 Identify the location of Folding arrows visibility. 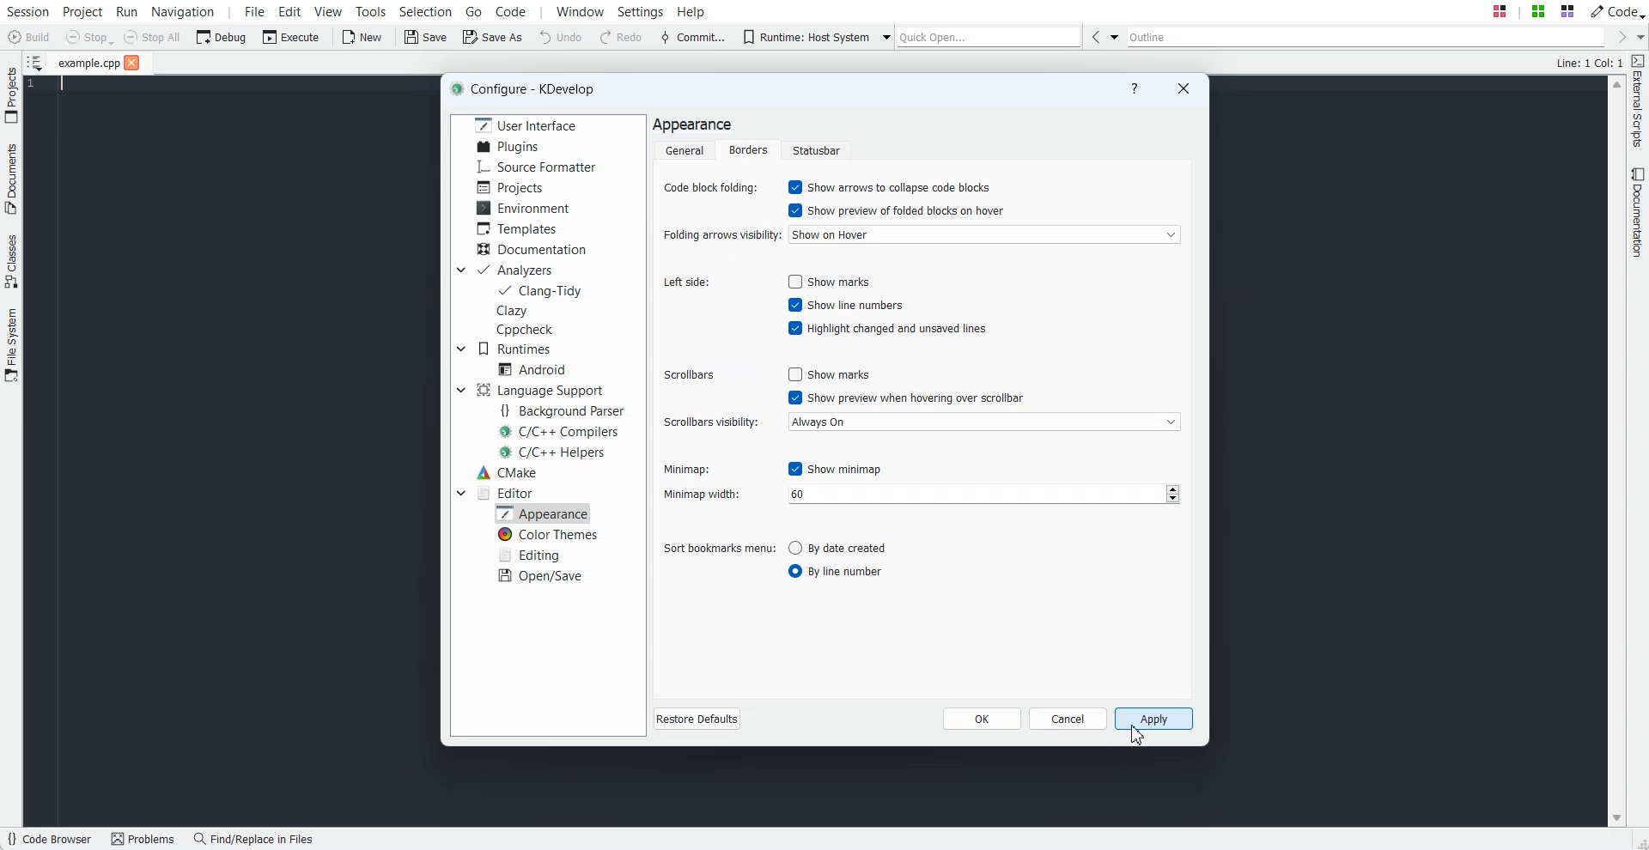
(719, 237).